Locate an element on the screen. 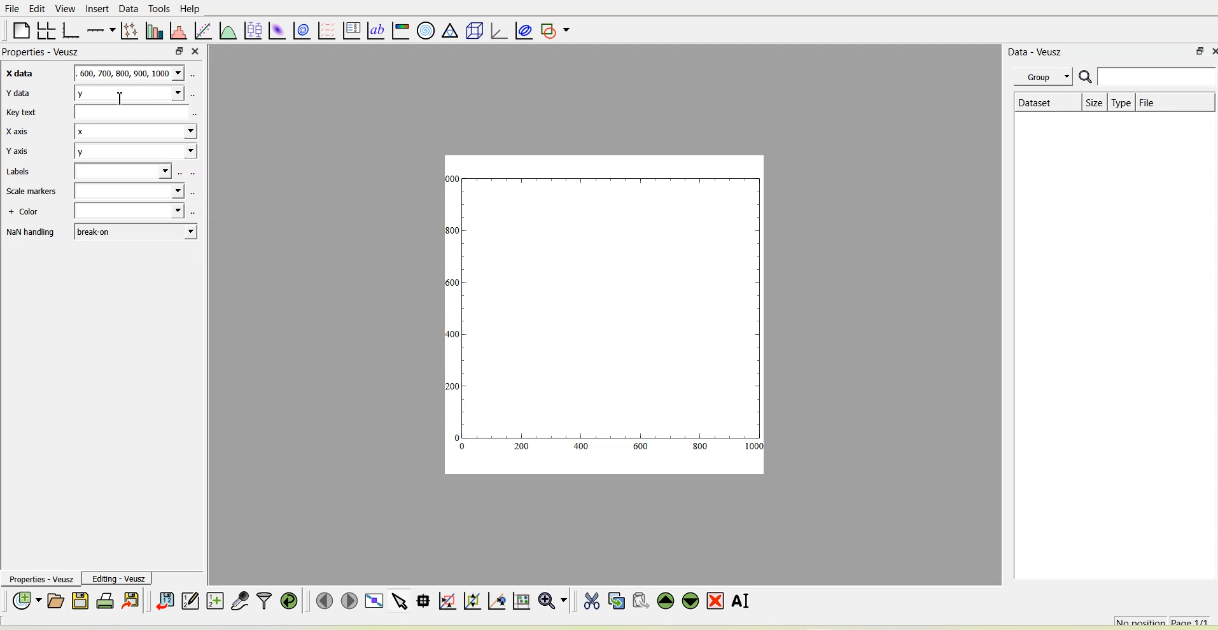  close is located at coordinates (1210, 50).